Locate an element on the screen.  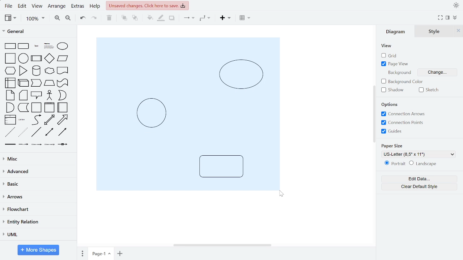
view is located at coordinates (38, 6).